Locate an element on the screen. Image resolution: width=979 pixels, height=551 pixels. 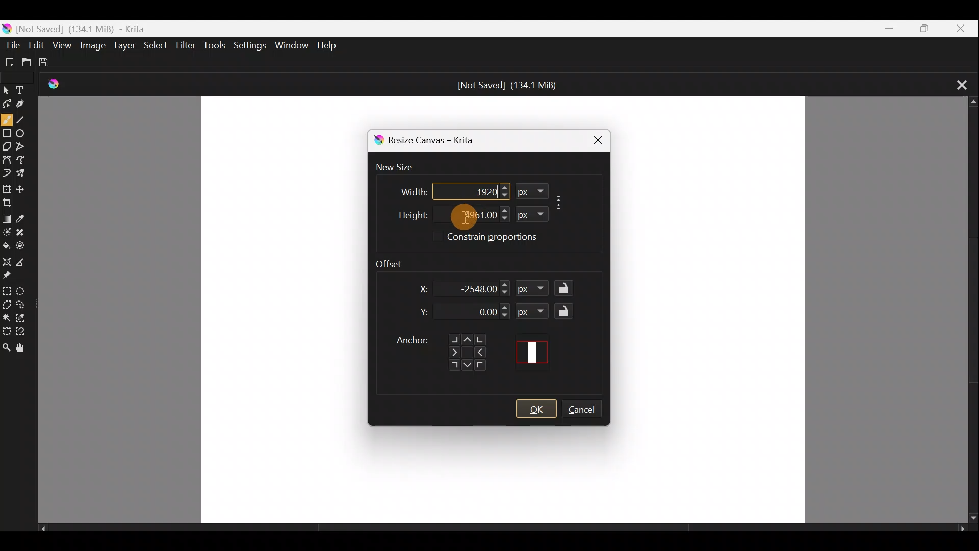
Polygonal section tool is located at coordinates (7, 306).